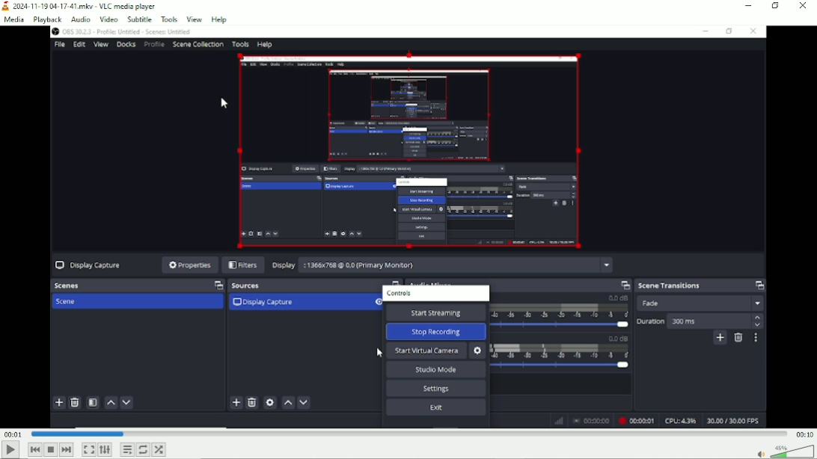 This screenshot has height=459, width=817. Describe the element at coordinates (127, 449) in the screenshot. I see `Toggle playlist` at that location.